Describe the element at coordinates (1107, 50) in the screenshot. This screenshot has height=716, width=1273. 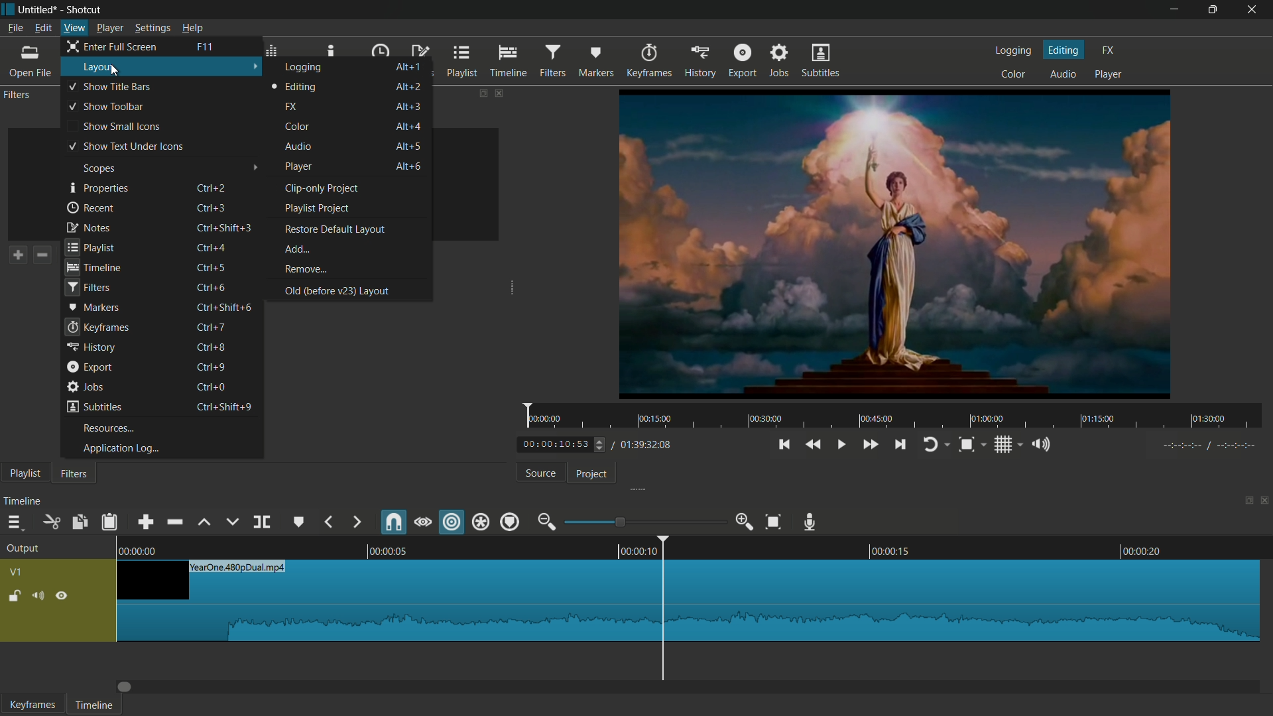
I see `fx` at that location.